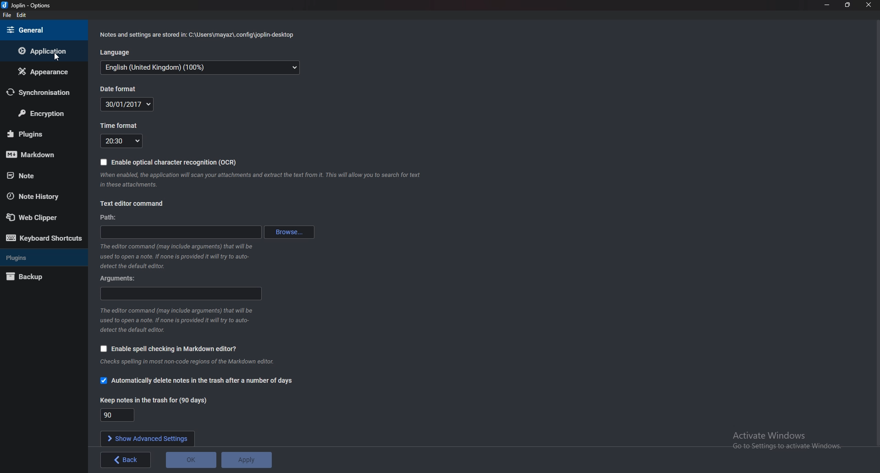 Image resolution: width=880 pixels, height=473 pixels. I want to click on Note history, so click(41, 196).